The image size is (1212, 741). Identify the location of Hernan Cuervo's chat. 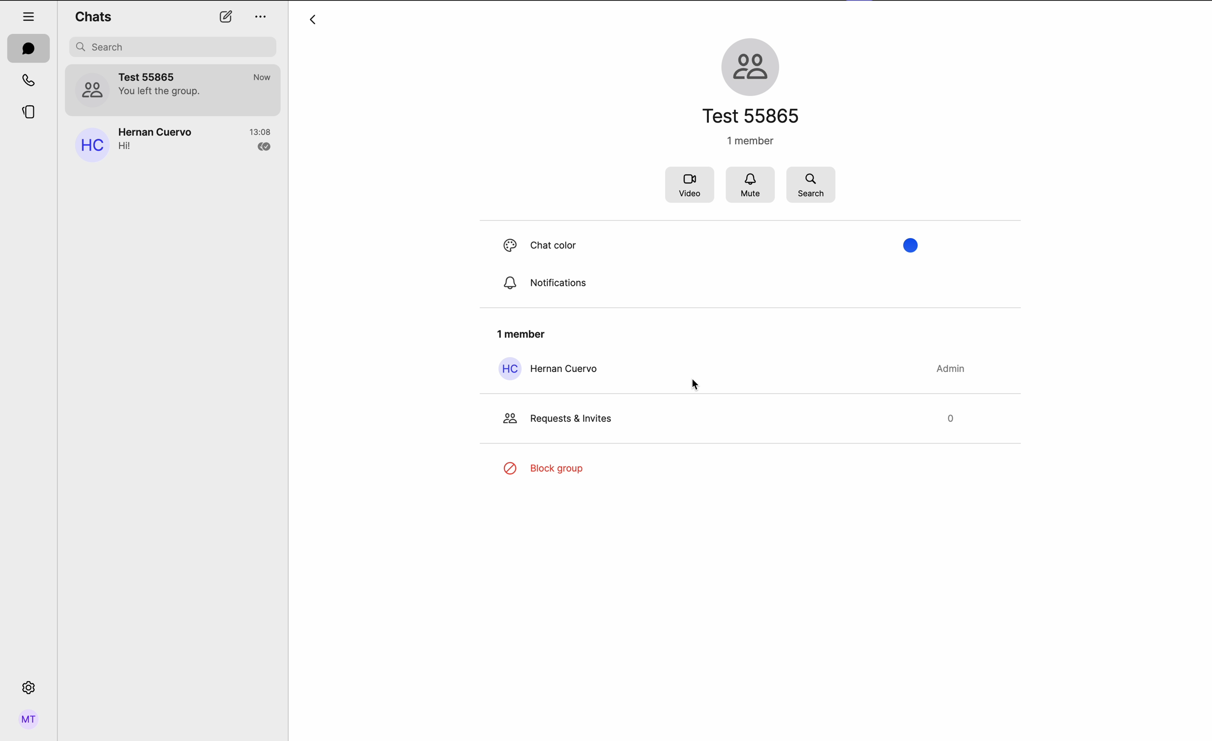
(197, 143).